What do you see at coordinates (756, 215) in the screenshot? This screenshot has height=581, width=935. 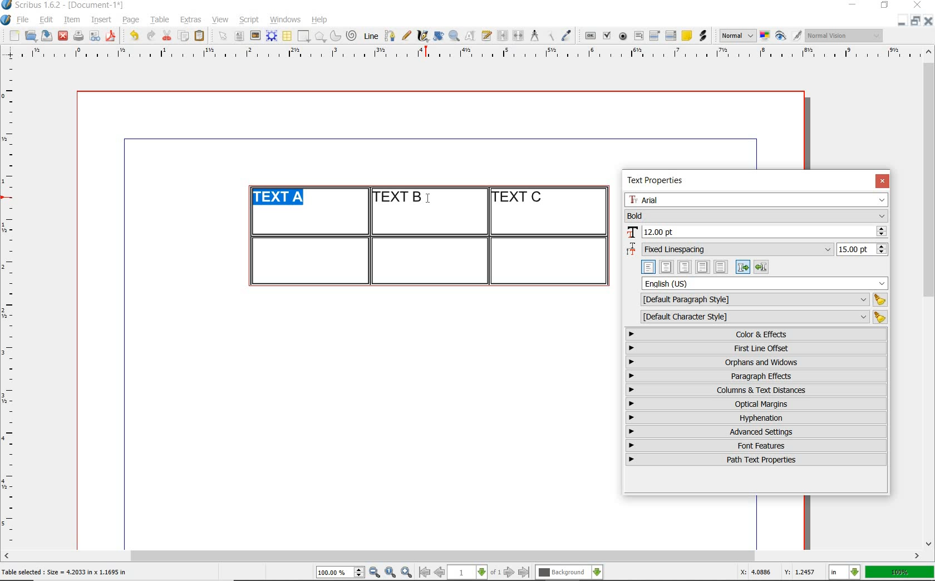 I see `font style` at bounding box center [756, 215].